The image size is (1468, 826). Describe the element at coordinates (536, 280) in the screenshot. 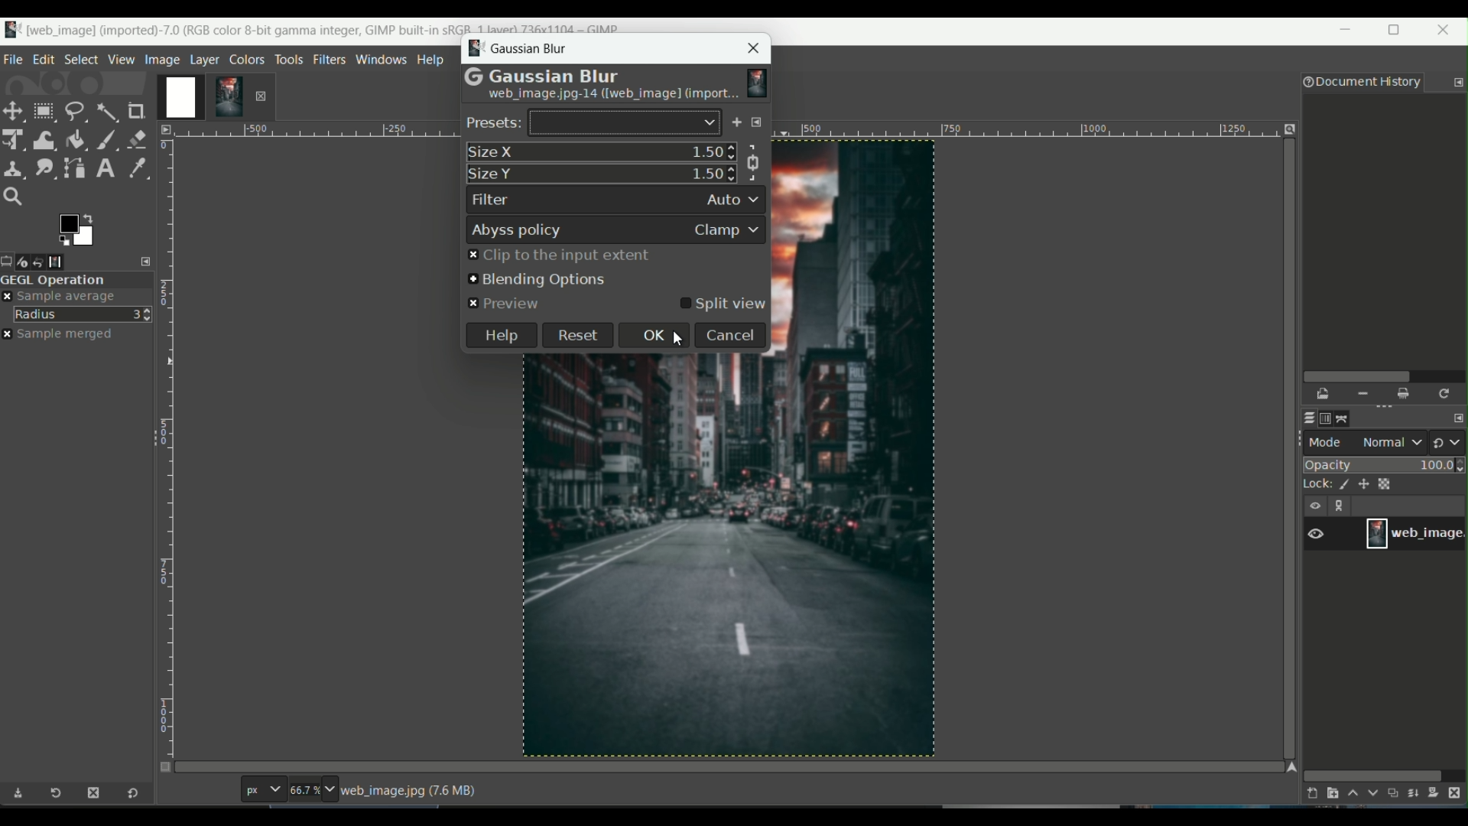

I see `blending options` at that location.